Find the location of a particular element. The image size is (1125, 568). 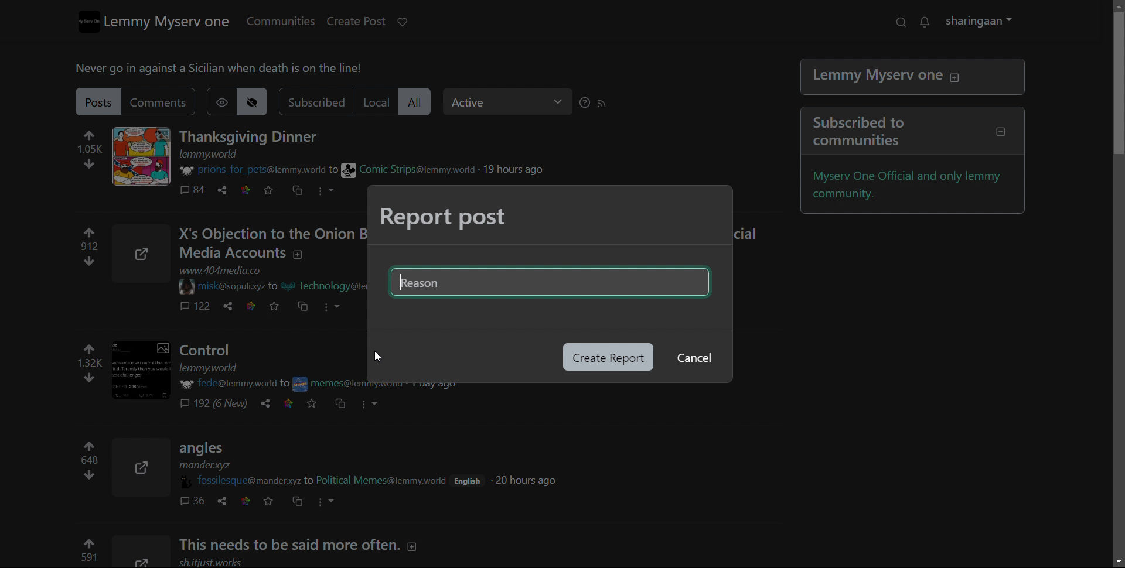

create post is located at coordinates (363, 21).